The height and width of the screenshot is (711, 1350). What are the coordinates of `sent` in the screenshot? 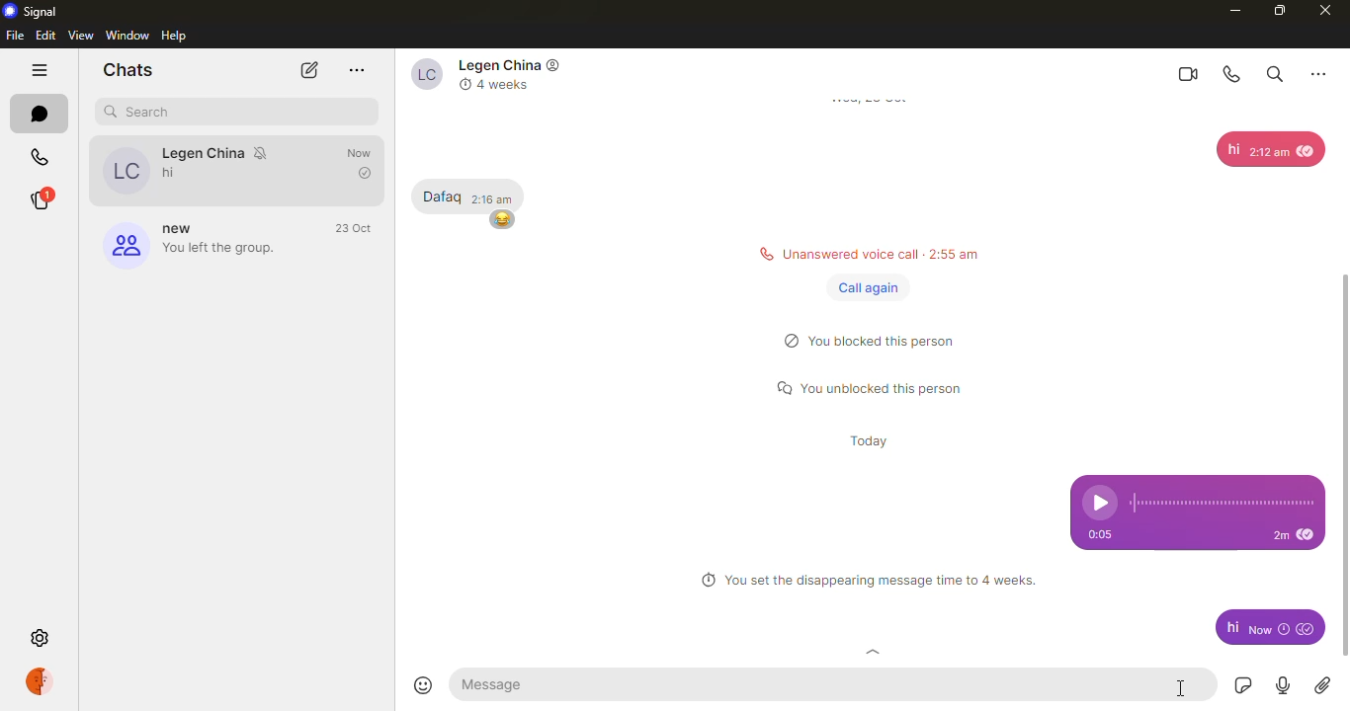 It's located at (1308, 628).